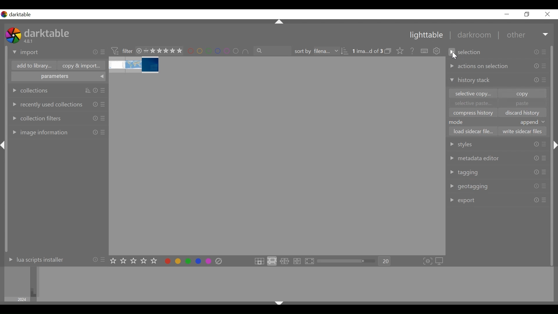 This screenshot has width=558, height=314. I want to click on number of image selected, so click(367, 51).